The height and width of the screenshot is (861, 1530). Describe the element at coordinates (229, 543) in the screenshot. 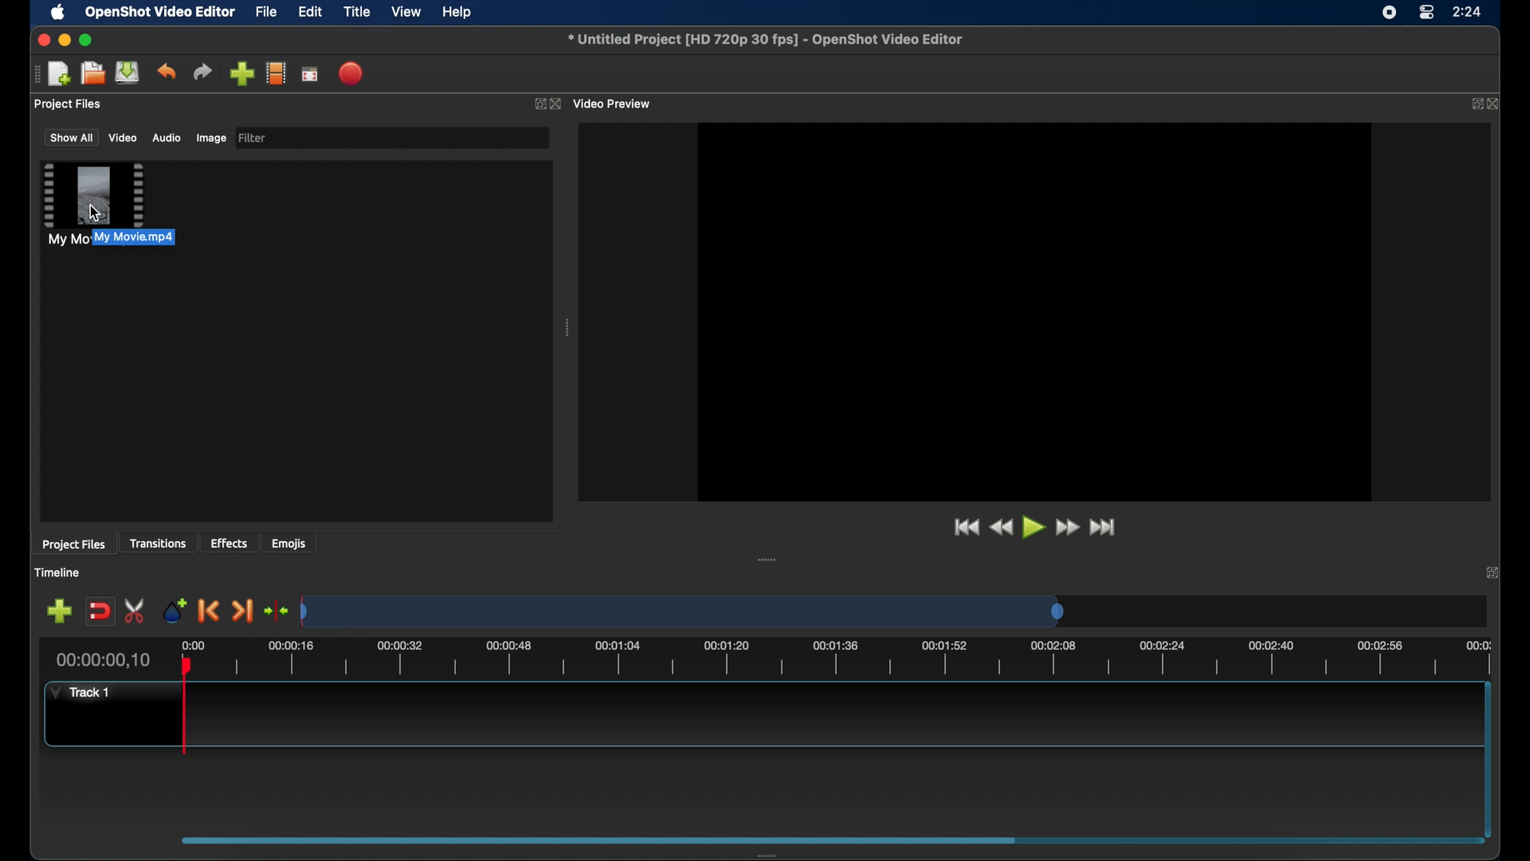

I see `effects` at that location.